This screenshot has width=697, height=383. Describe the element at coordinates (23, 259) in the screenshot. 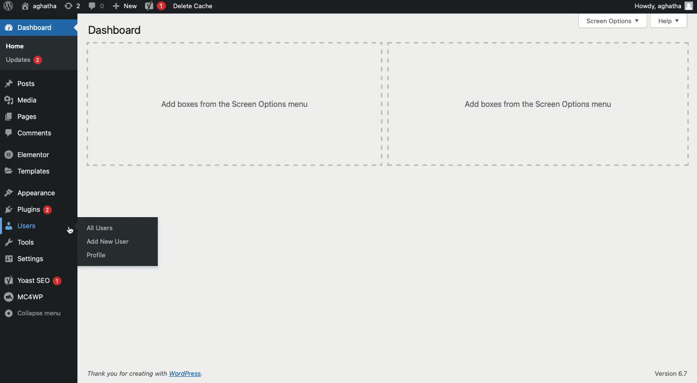

I see `Settings` at that location.